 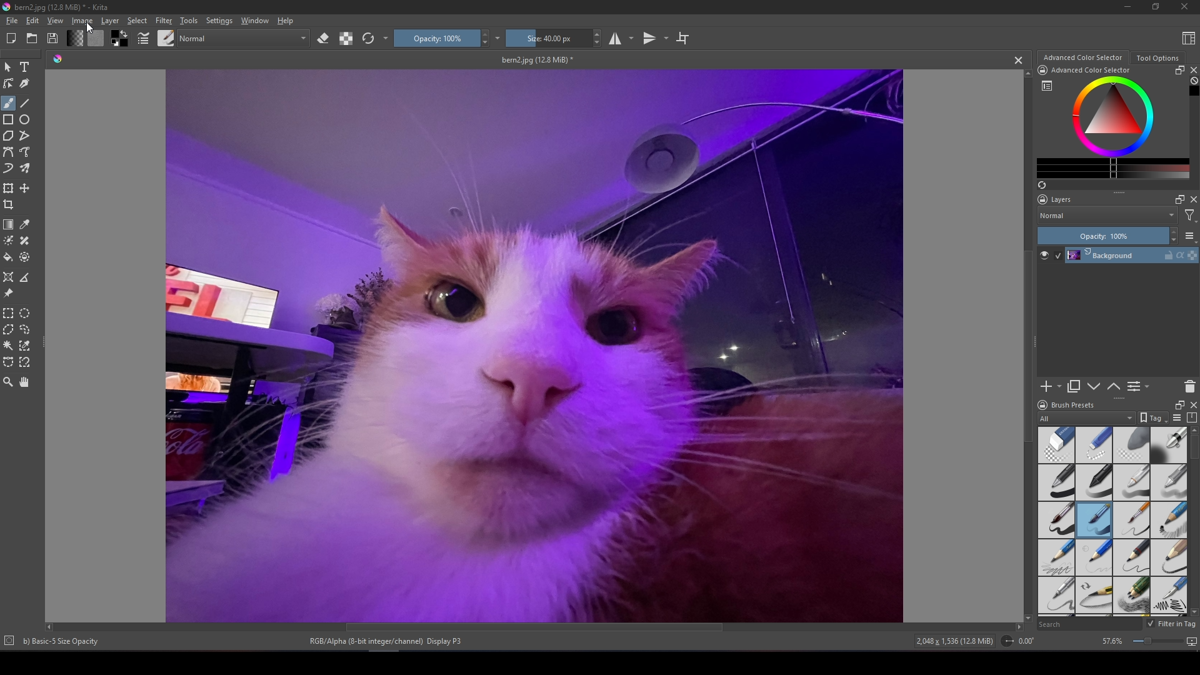 I want to click on , so click(x=144, y=38).